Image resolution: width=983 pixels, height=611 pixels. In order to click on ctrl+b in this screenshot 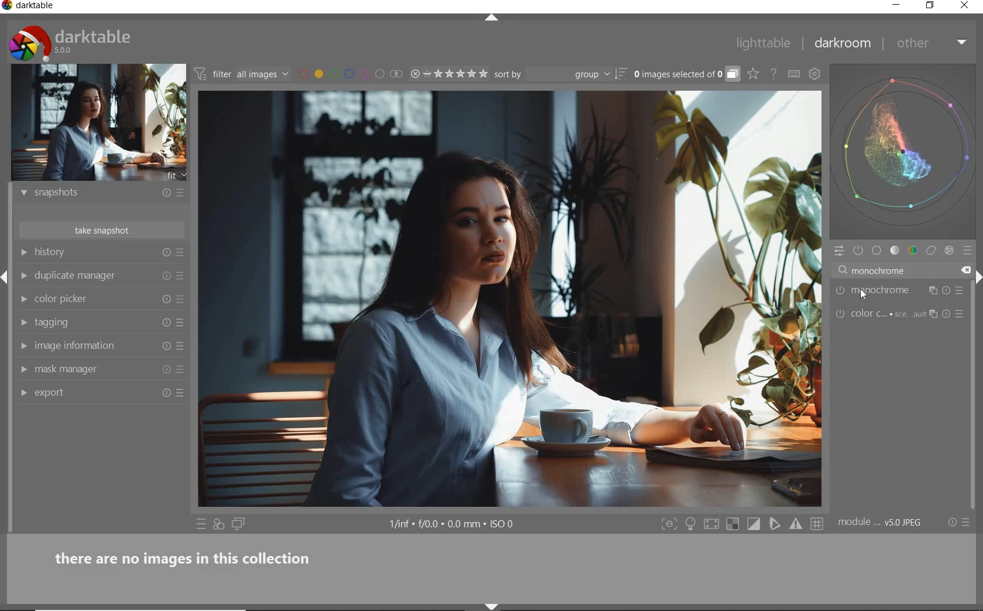, I will do `click(692, 524)`.